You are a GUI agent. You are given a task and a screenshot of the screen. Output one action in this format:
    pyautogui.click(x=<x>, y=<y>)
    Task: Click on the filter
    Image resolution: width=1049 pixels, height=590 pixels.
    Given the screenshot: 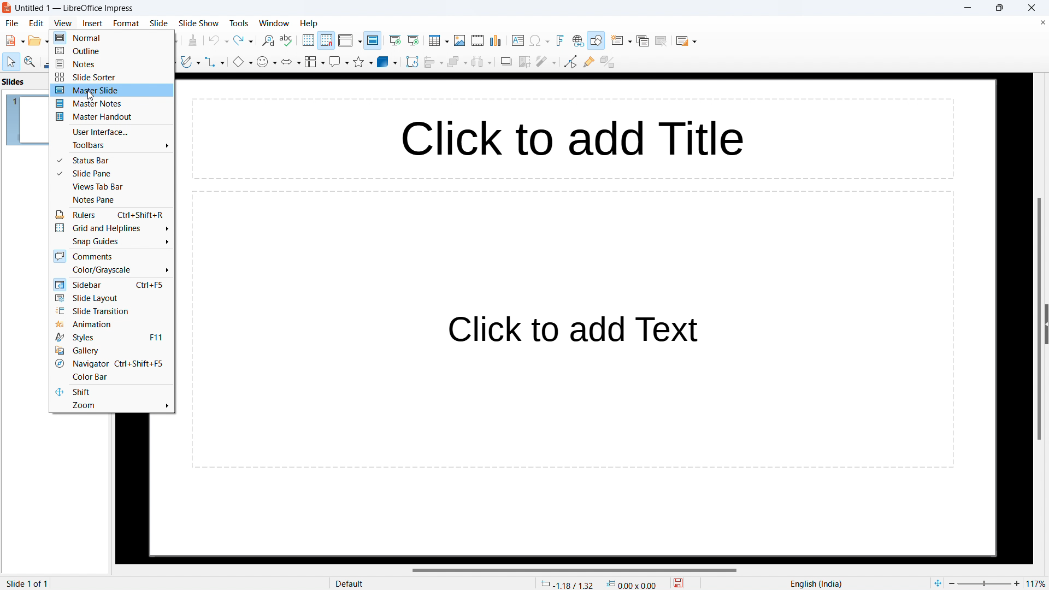 What is the action you would take?
    pyautogui.click(x=546, y=61)
    